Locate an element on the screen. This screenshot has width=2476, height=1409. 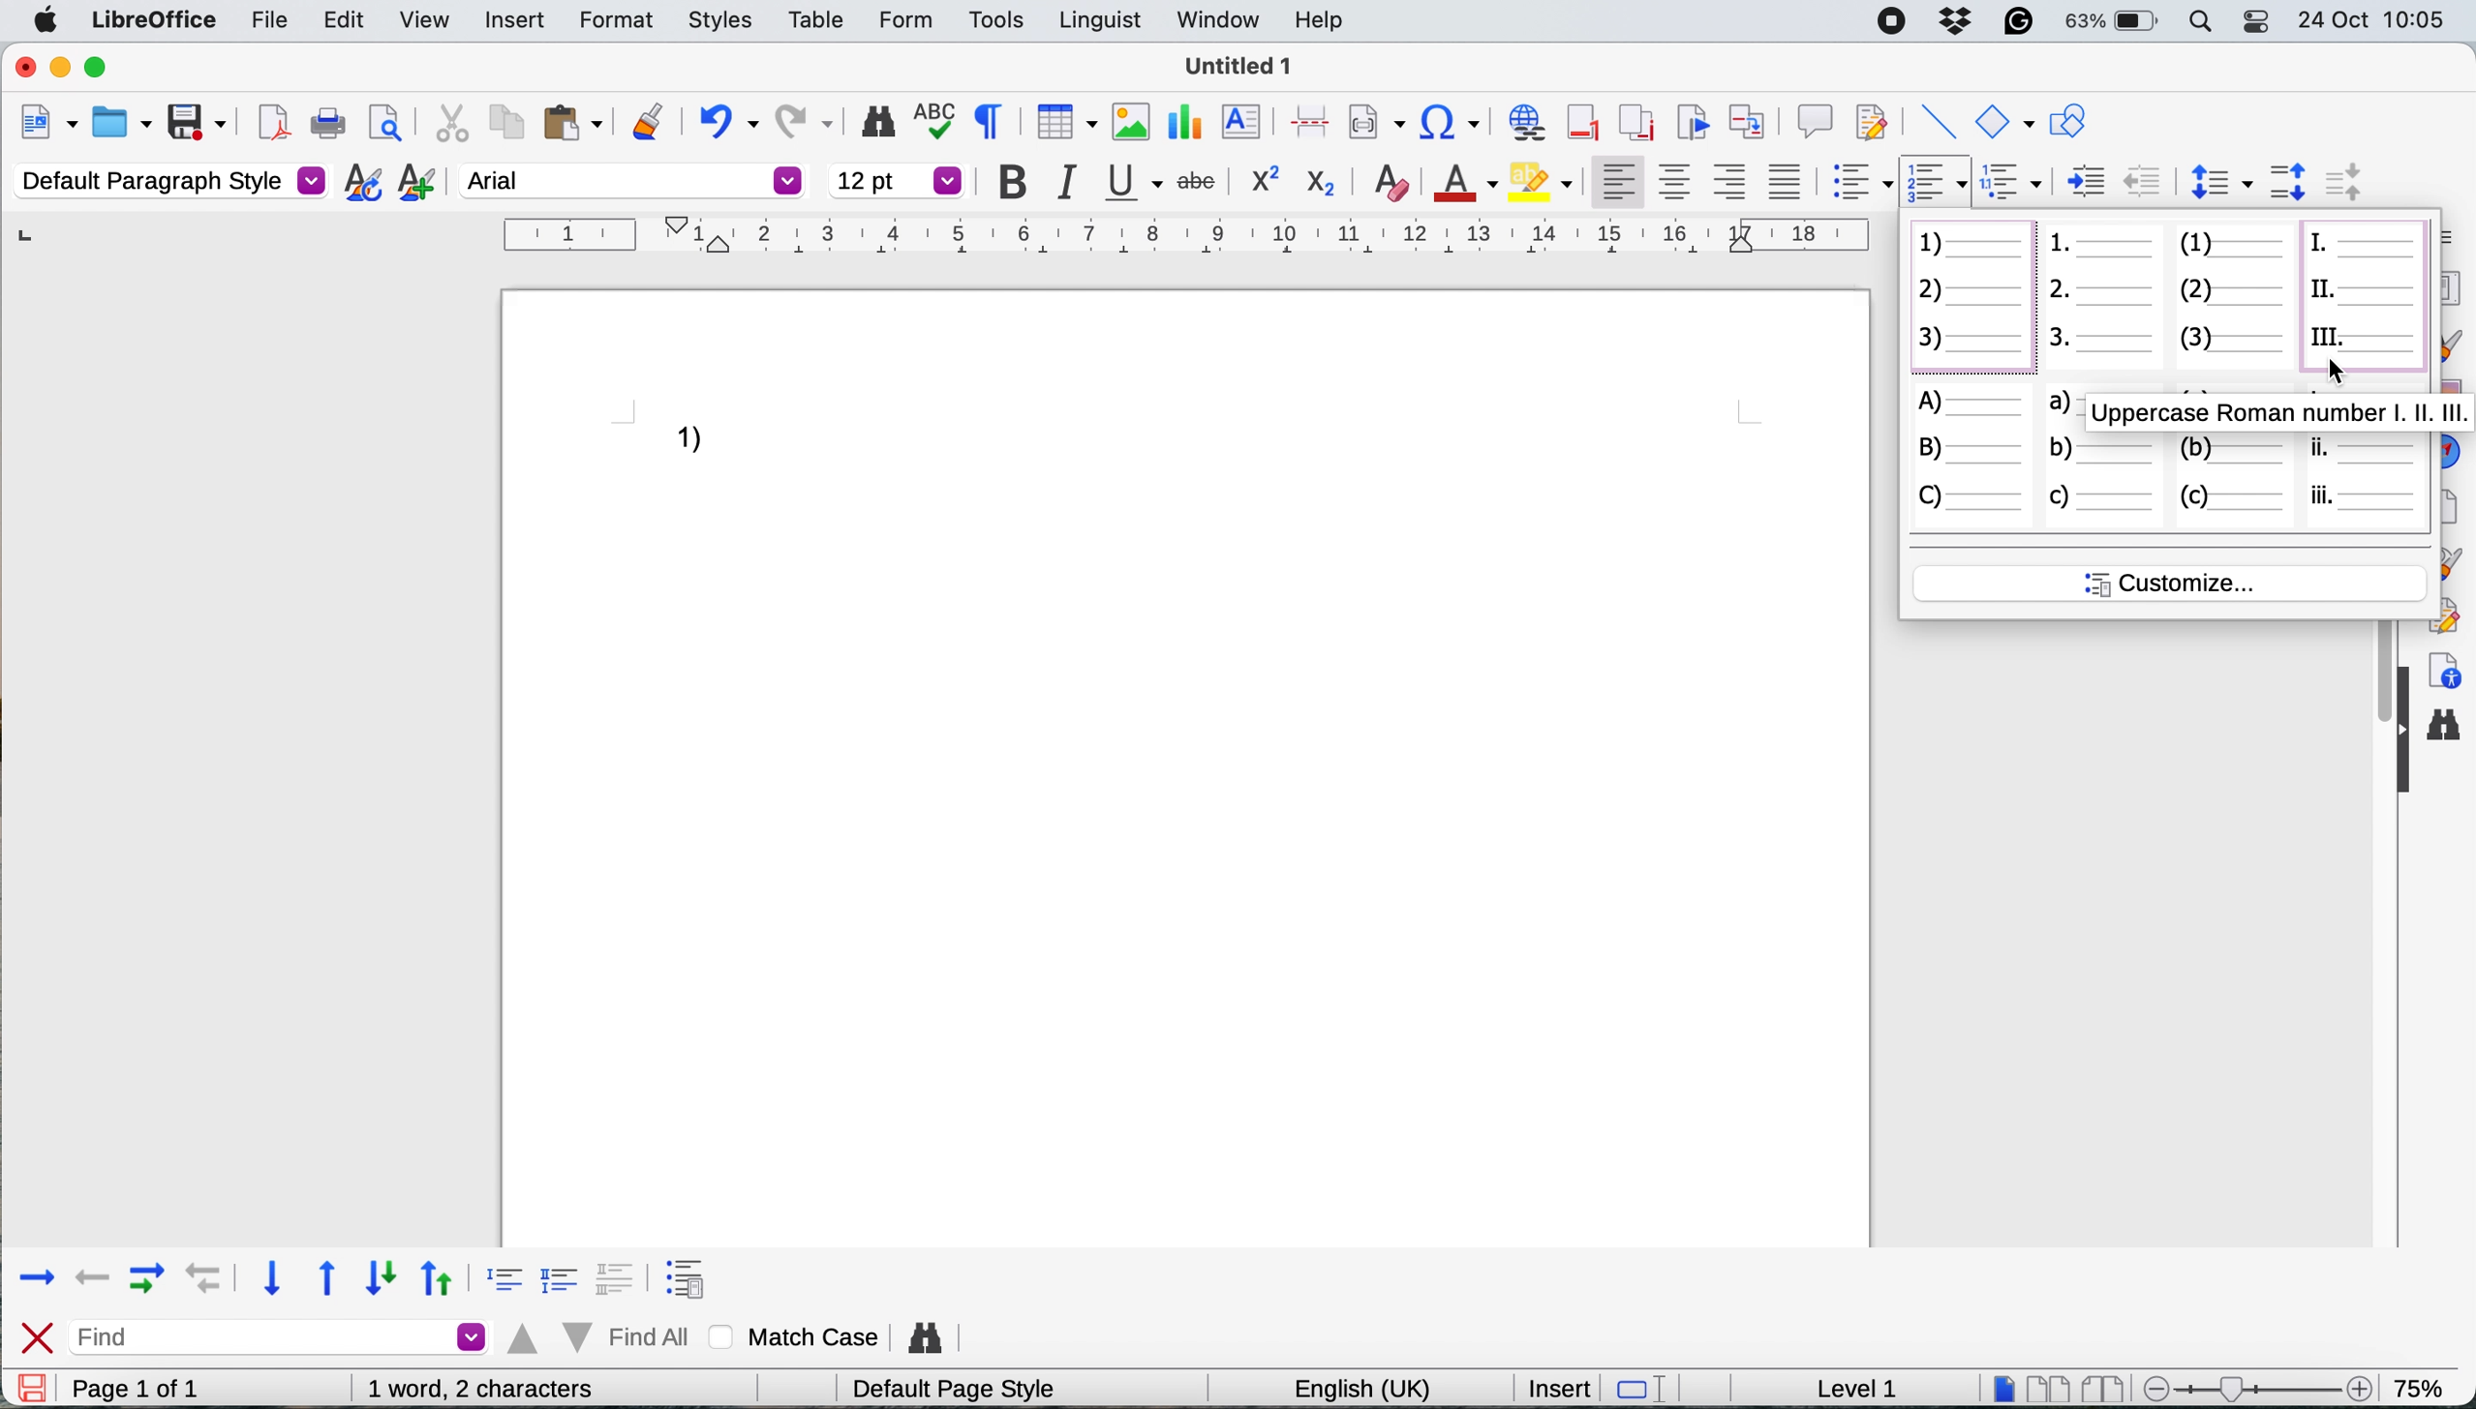
close is located at coordinates (22, 68).